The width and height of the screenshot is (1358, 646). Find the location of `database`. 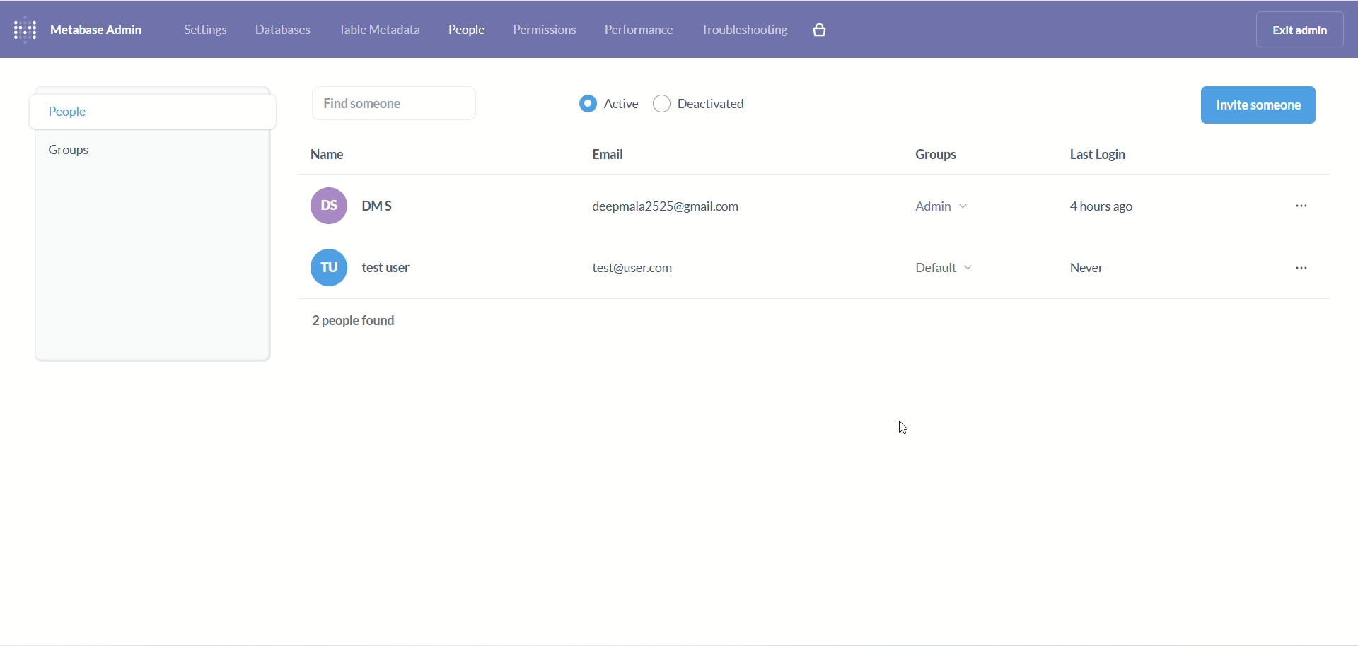

database is located at coordinates (286, 30).